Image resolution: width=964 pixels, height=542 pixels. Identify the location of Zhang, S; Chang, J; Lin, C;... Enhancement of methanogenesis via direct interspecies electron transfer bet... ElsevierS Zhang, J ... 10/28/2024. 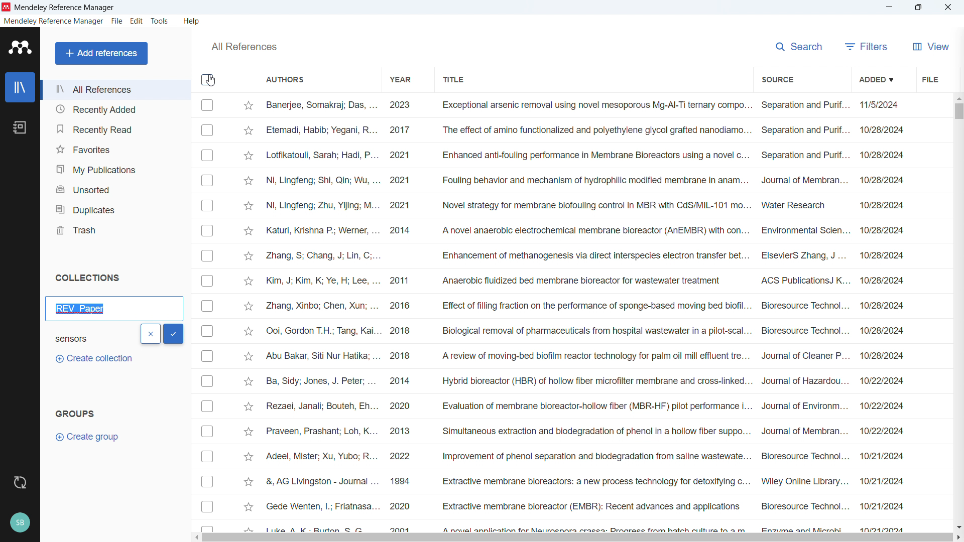
(585, 256).